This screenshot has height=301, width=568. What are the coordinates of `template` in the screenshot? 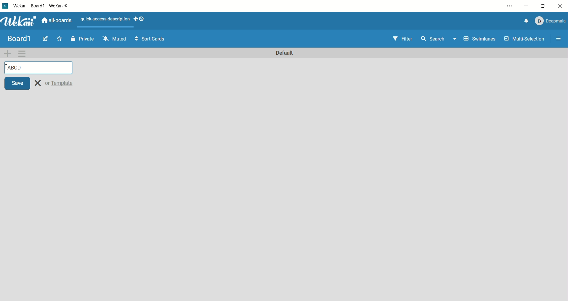 It's located at (60, 83).